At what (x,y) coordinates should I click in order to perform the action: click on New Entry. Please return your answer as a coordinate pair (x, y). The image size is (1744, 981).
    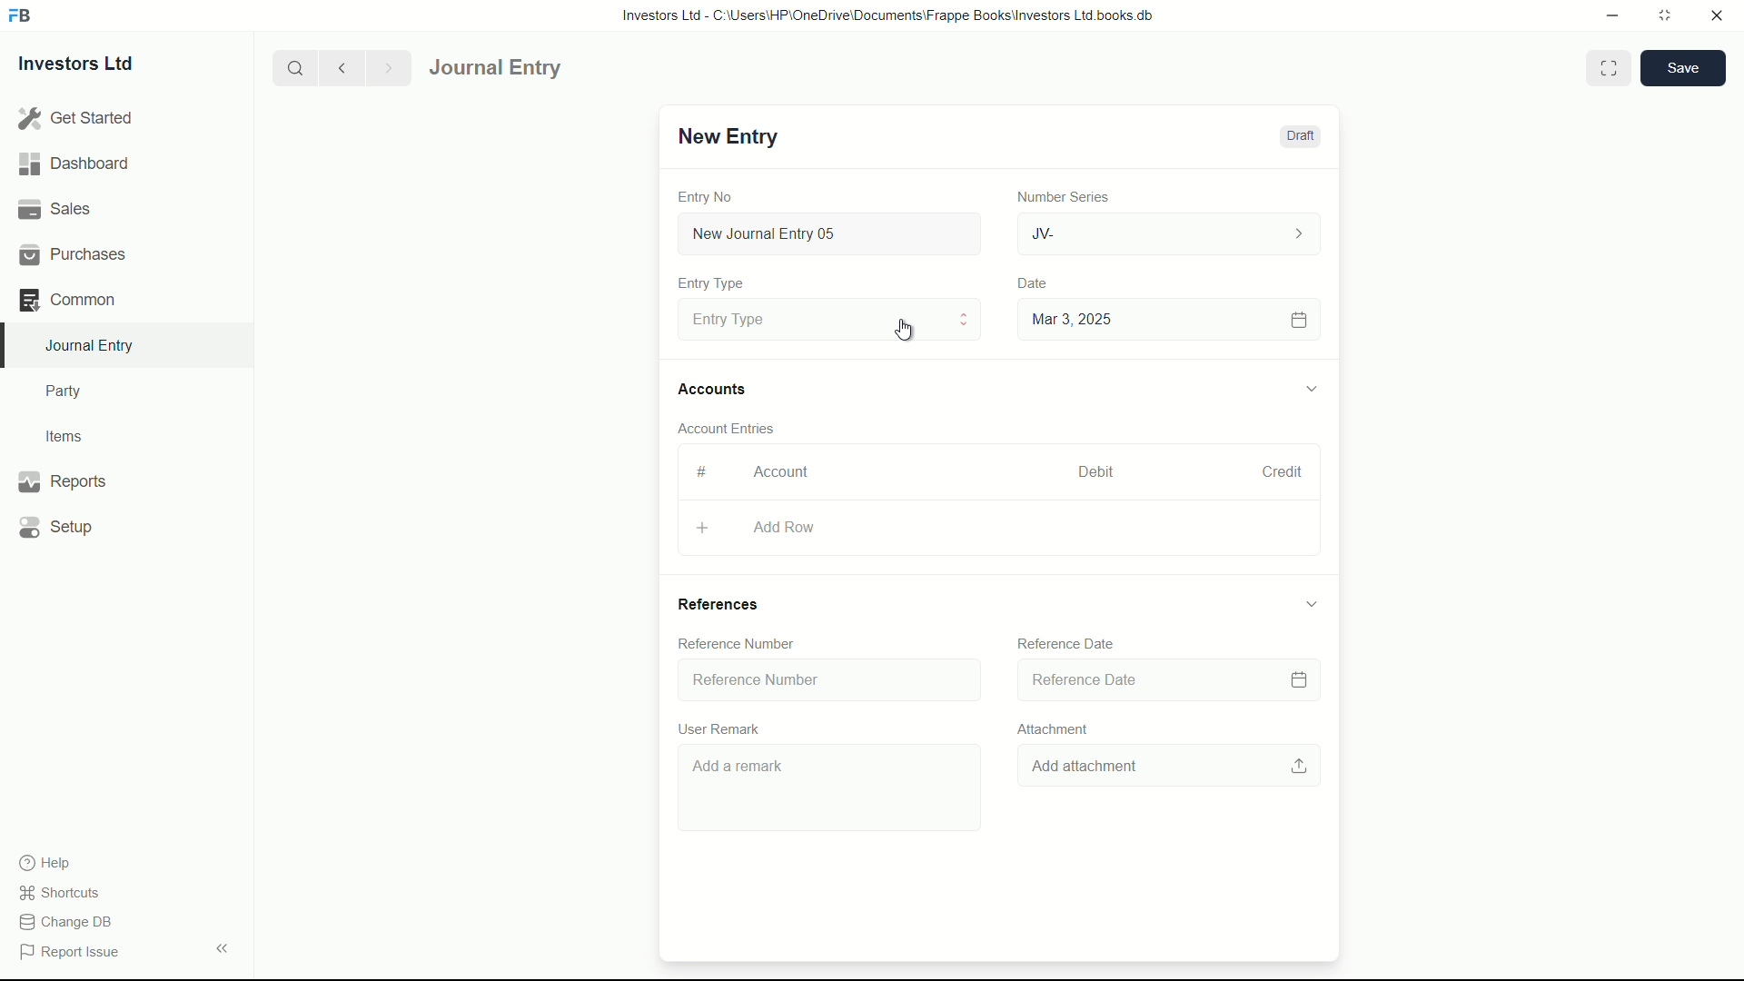
    Looking at the image, I should click on (725, 136).